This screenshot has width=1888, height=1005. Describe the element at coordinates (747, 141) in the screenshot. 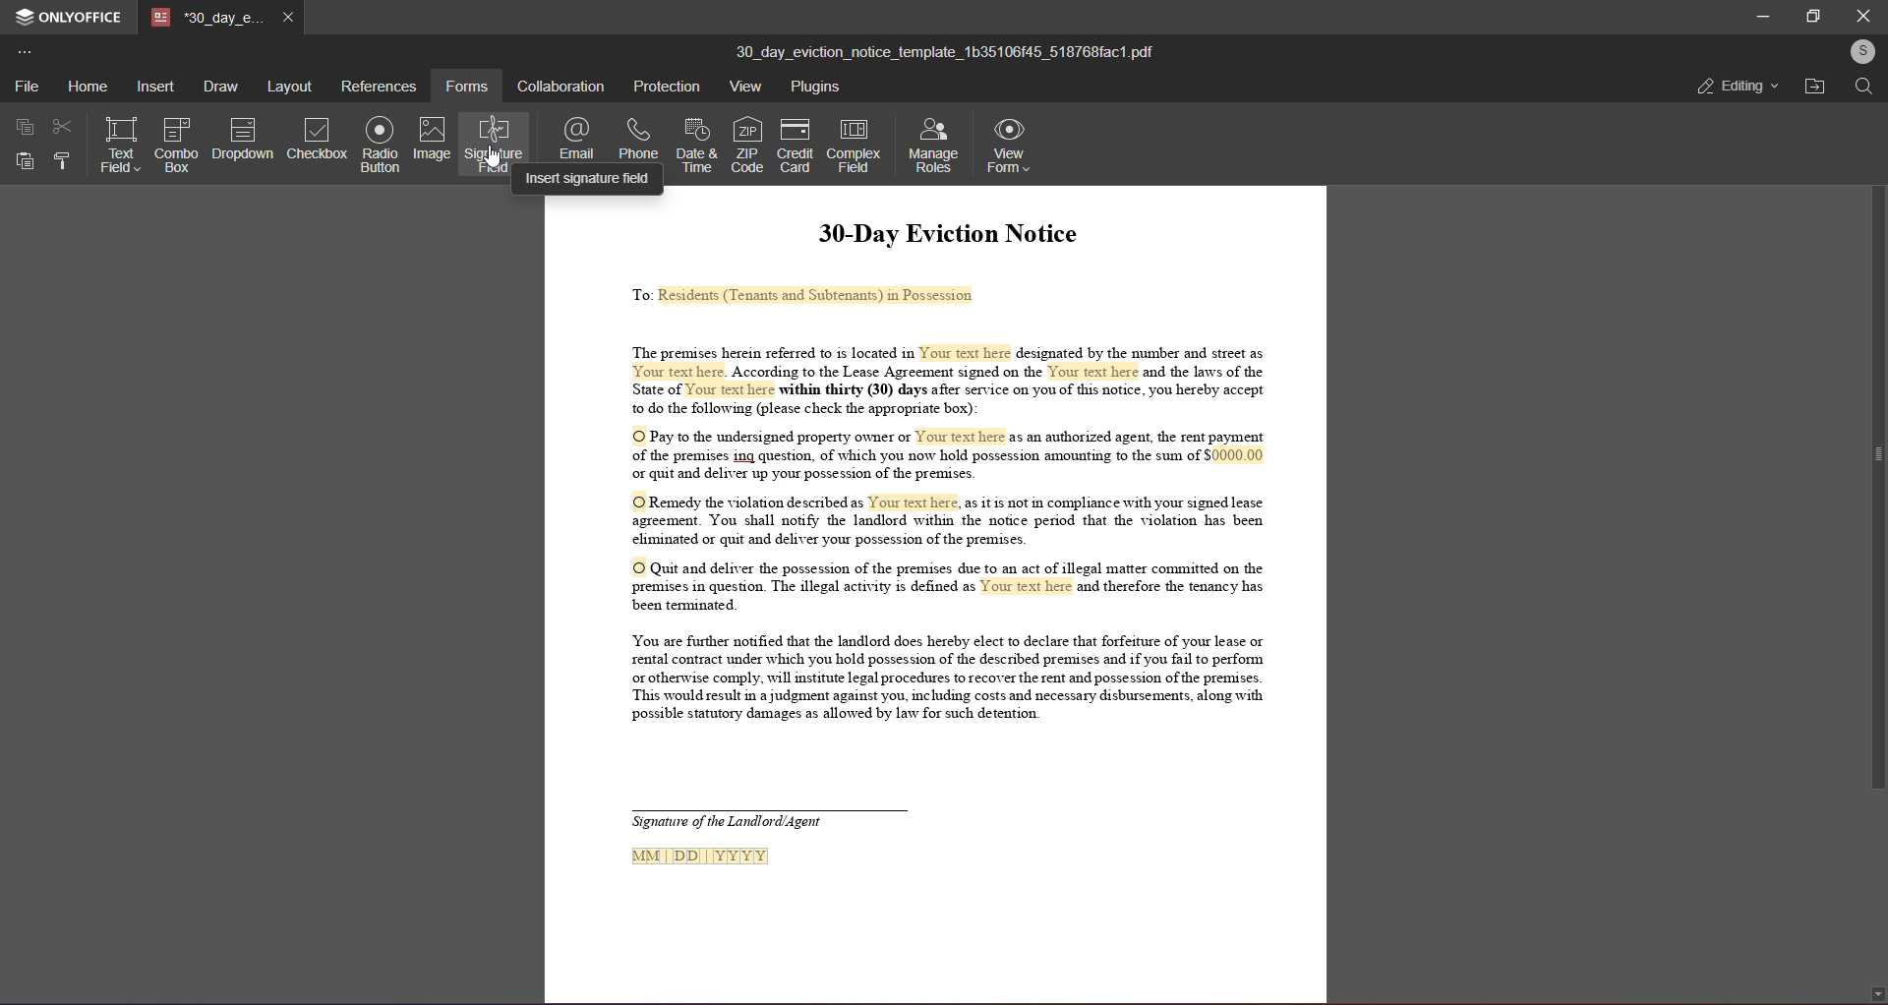

I see `zip code` at that location.